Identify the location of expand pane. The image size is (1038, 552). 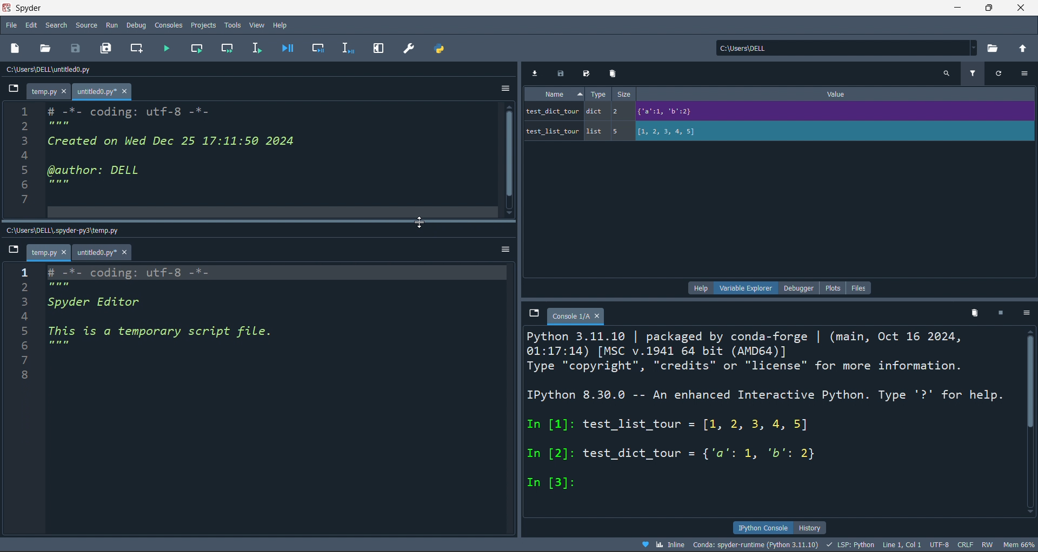
(379, 49).